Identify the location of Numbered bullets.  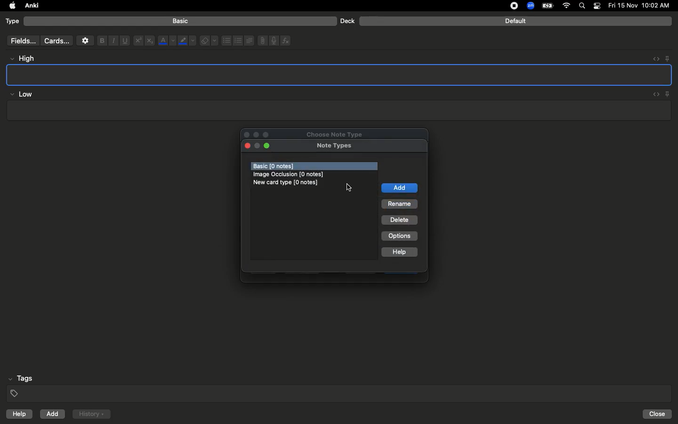
(238, 41).